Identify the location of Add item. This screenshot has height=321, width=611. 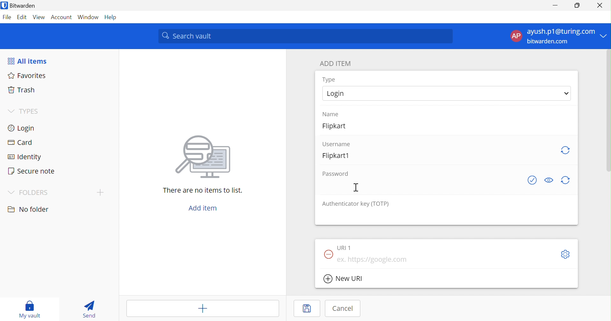
(203, 309).